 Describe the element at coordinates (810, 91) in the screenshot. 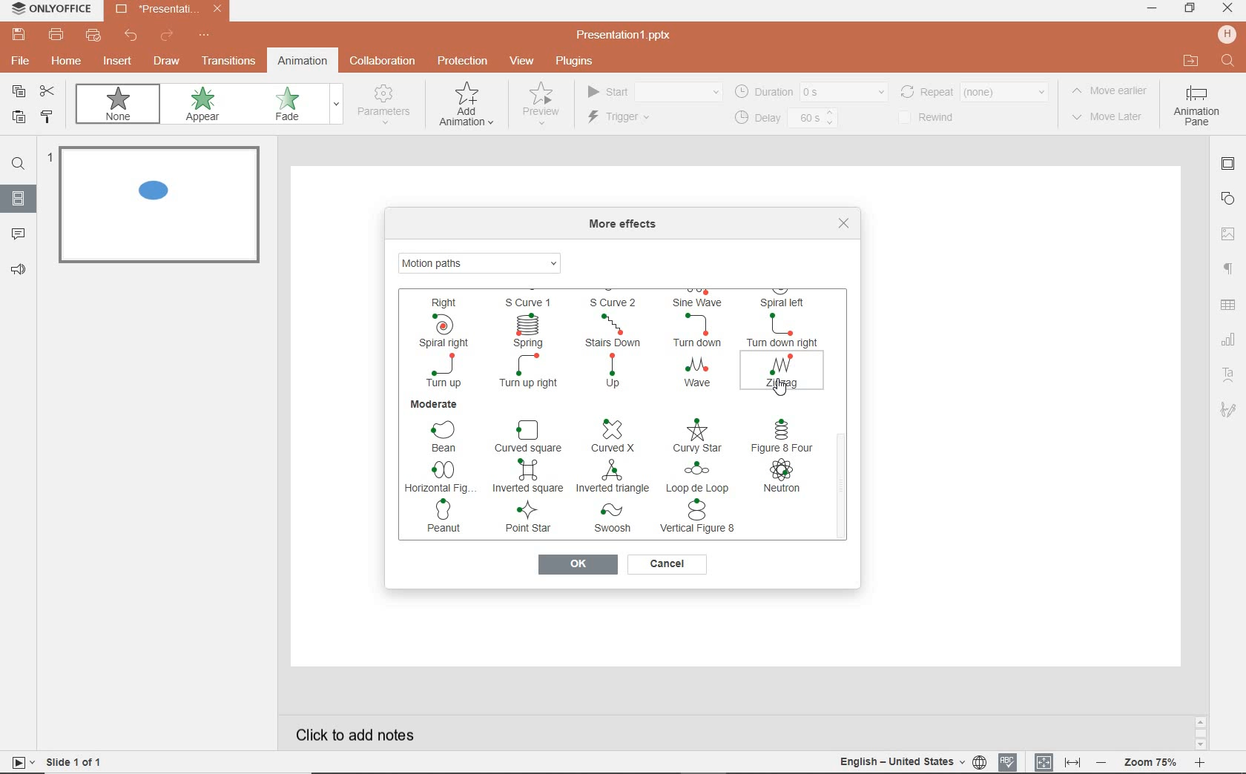

I see `duration` at that location.